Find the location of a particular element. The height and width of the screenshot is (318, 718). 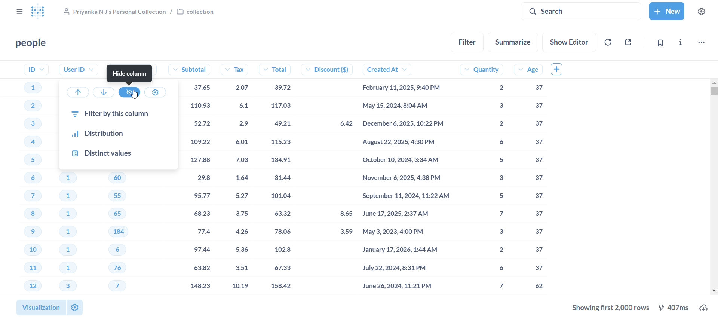

hide column is located at coordinates (131, 73).